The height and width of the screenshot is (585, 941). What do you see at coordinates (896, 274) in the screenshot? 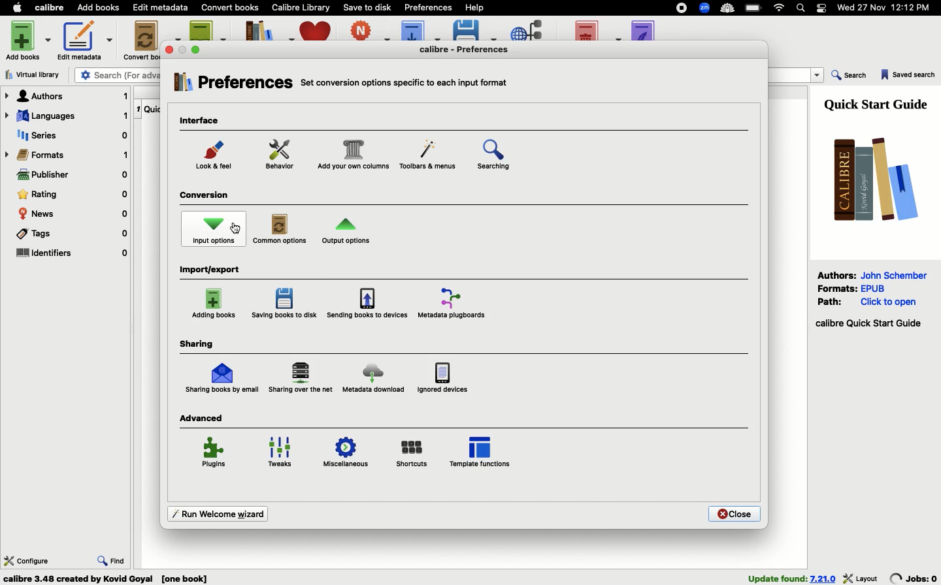
I see `John Schember` at bounding box center [896, 274].